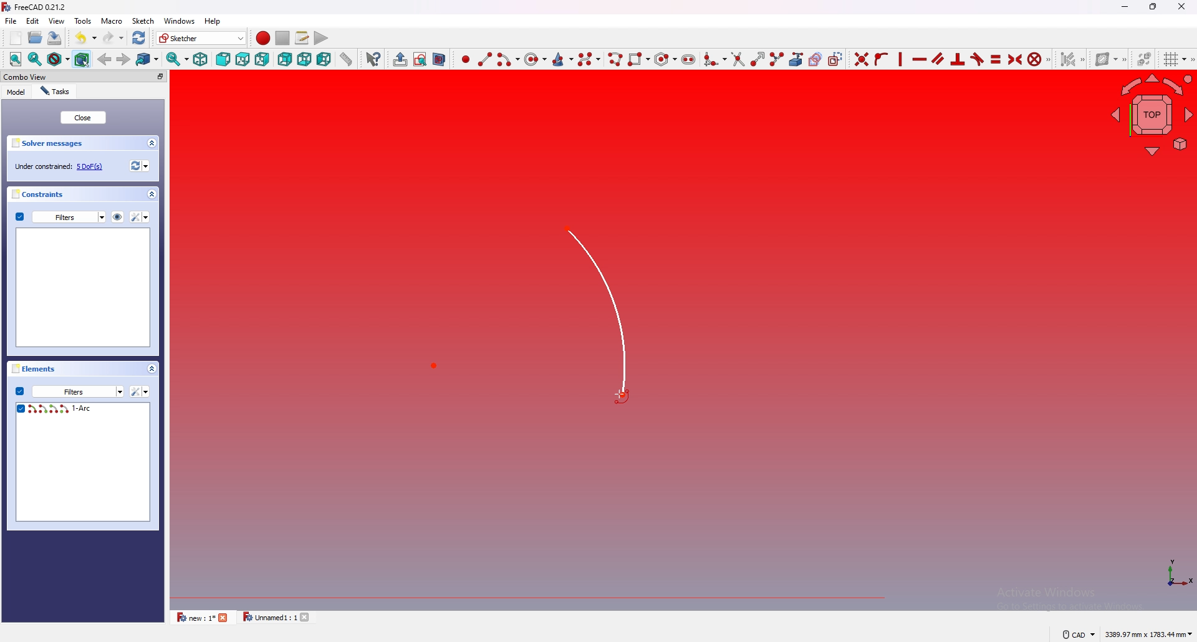 The image size is (1197, 642). Describe the element at coordinates (178, 59) in the screenshot. I see `synced view` at that location.